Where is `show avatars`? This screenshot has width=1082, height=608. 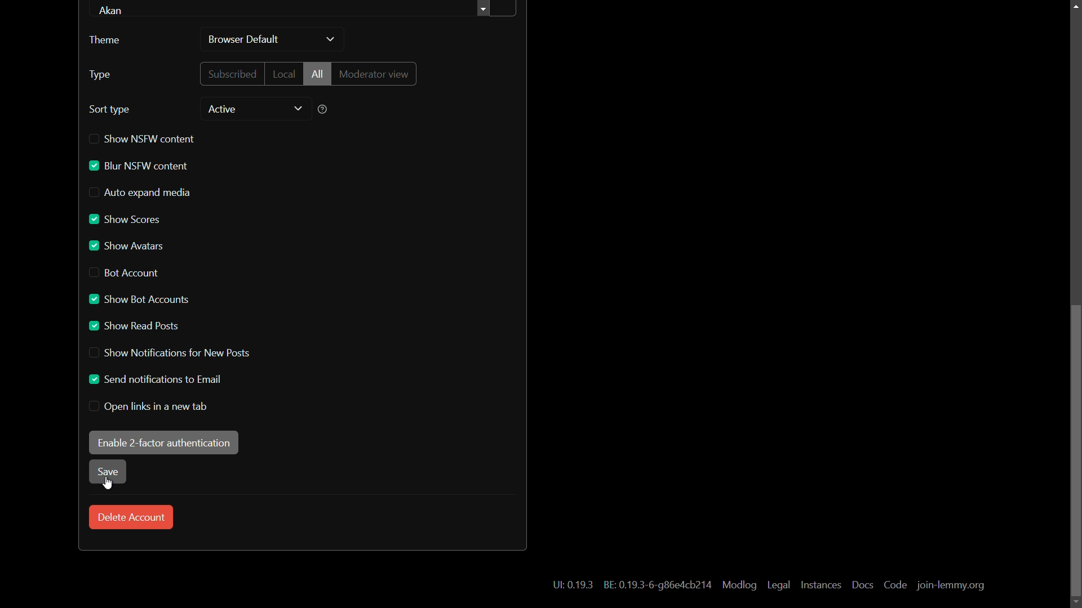
show avatars is located at coordinates (127, 246).